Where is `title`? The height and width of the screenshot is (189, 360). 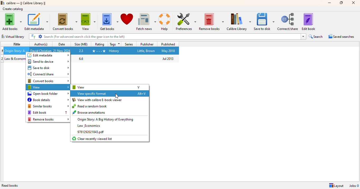
title is located at coordinates (16, 44).